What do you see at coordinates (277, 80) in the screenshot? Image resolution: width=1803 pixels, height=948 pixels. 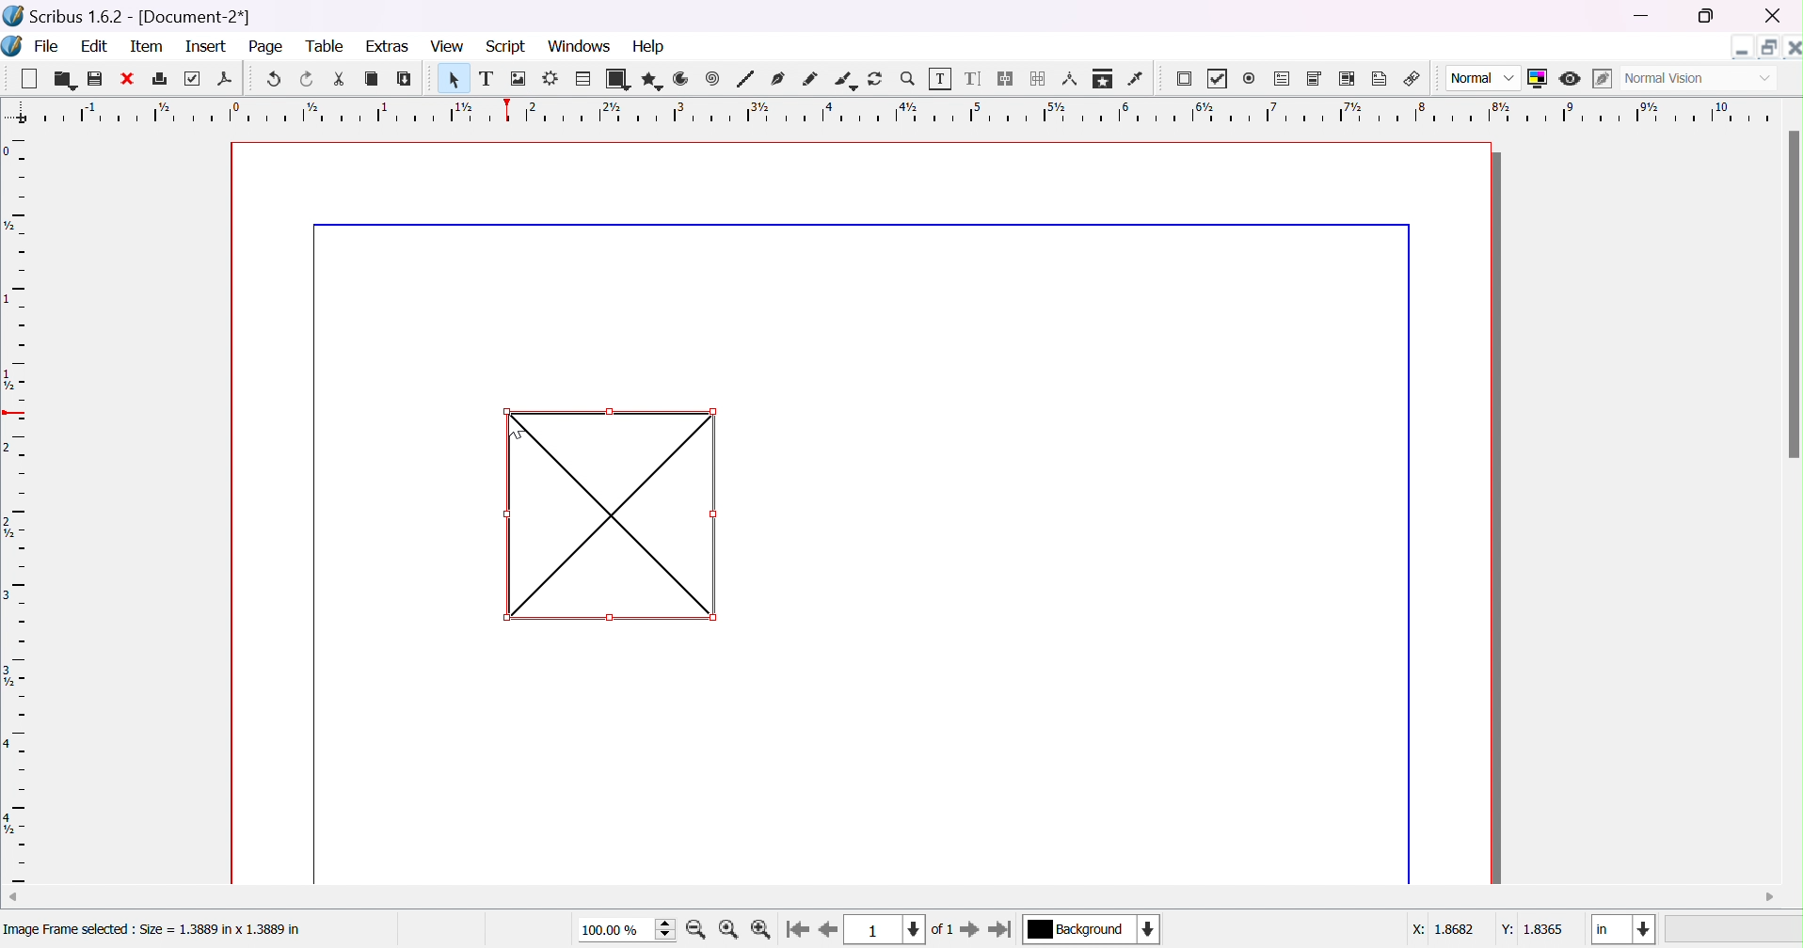 I see `undo` at bounding box center [277, 80].